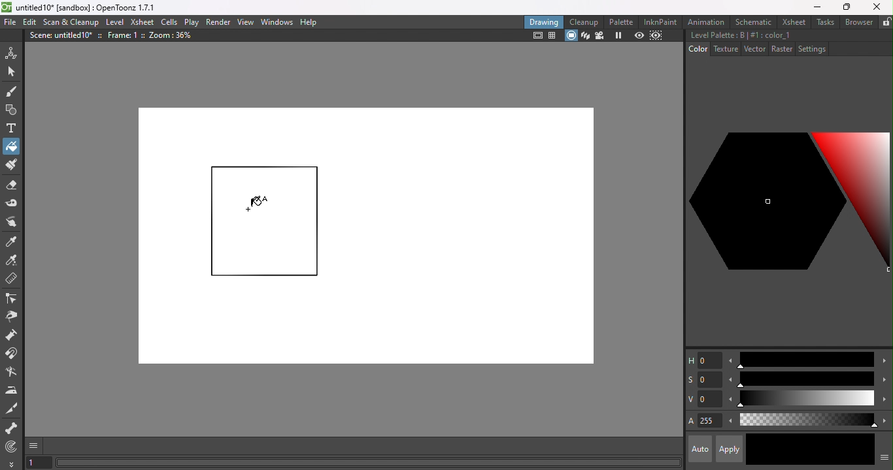  I want to click on Return to previous style, so click(841, 450).